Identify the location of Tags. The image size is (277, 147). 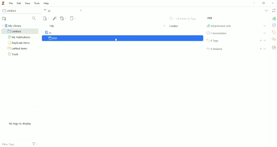
(213, 41).